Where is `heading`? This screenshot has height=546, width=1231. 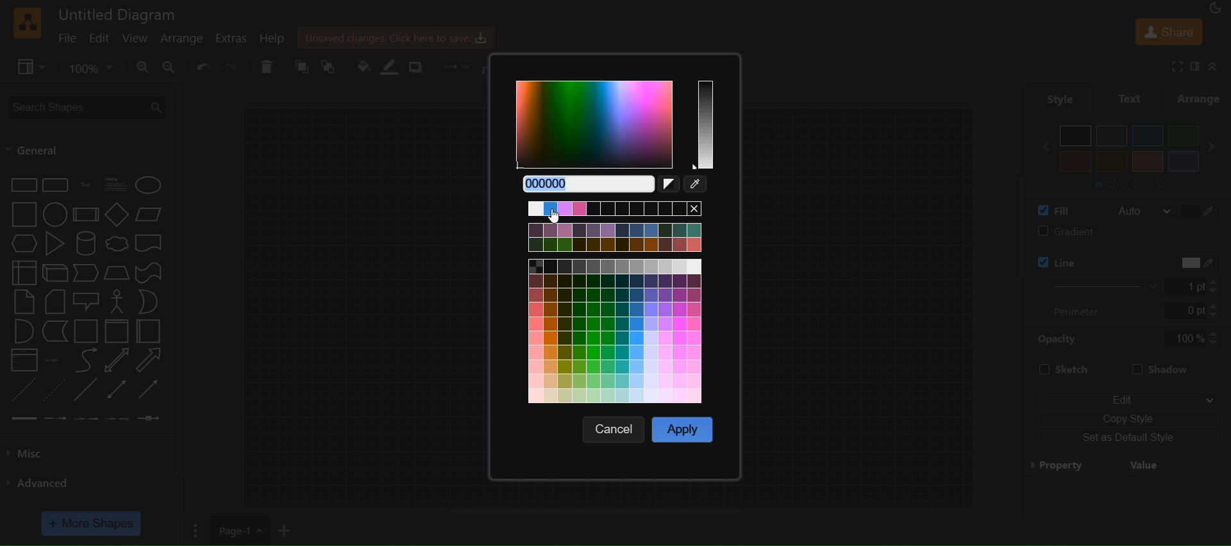
heading is located at coordinates (117, 185).